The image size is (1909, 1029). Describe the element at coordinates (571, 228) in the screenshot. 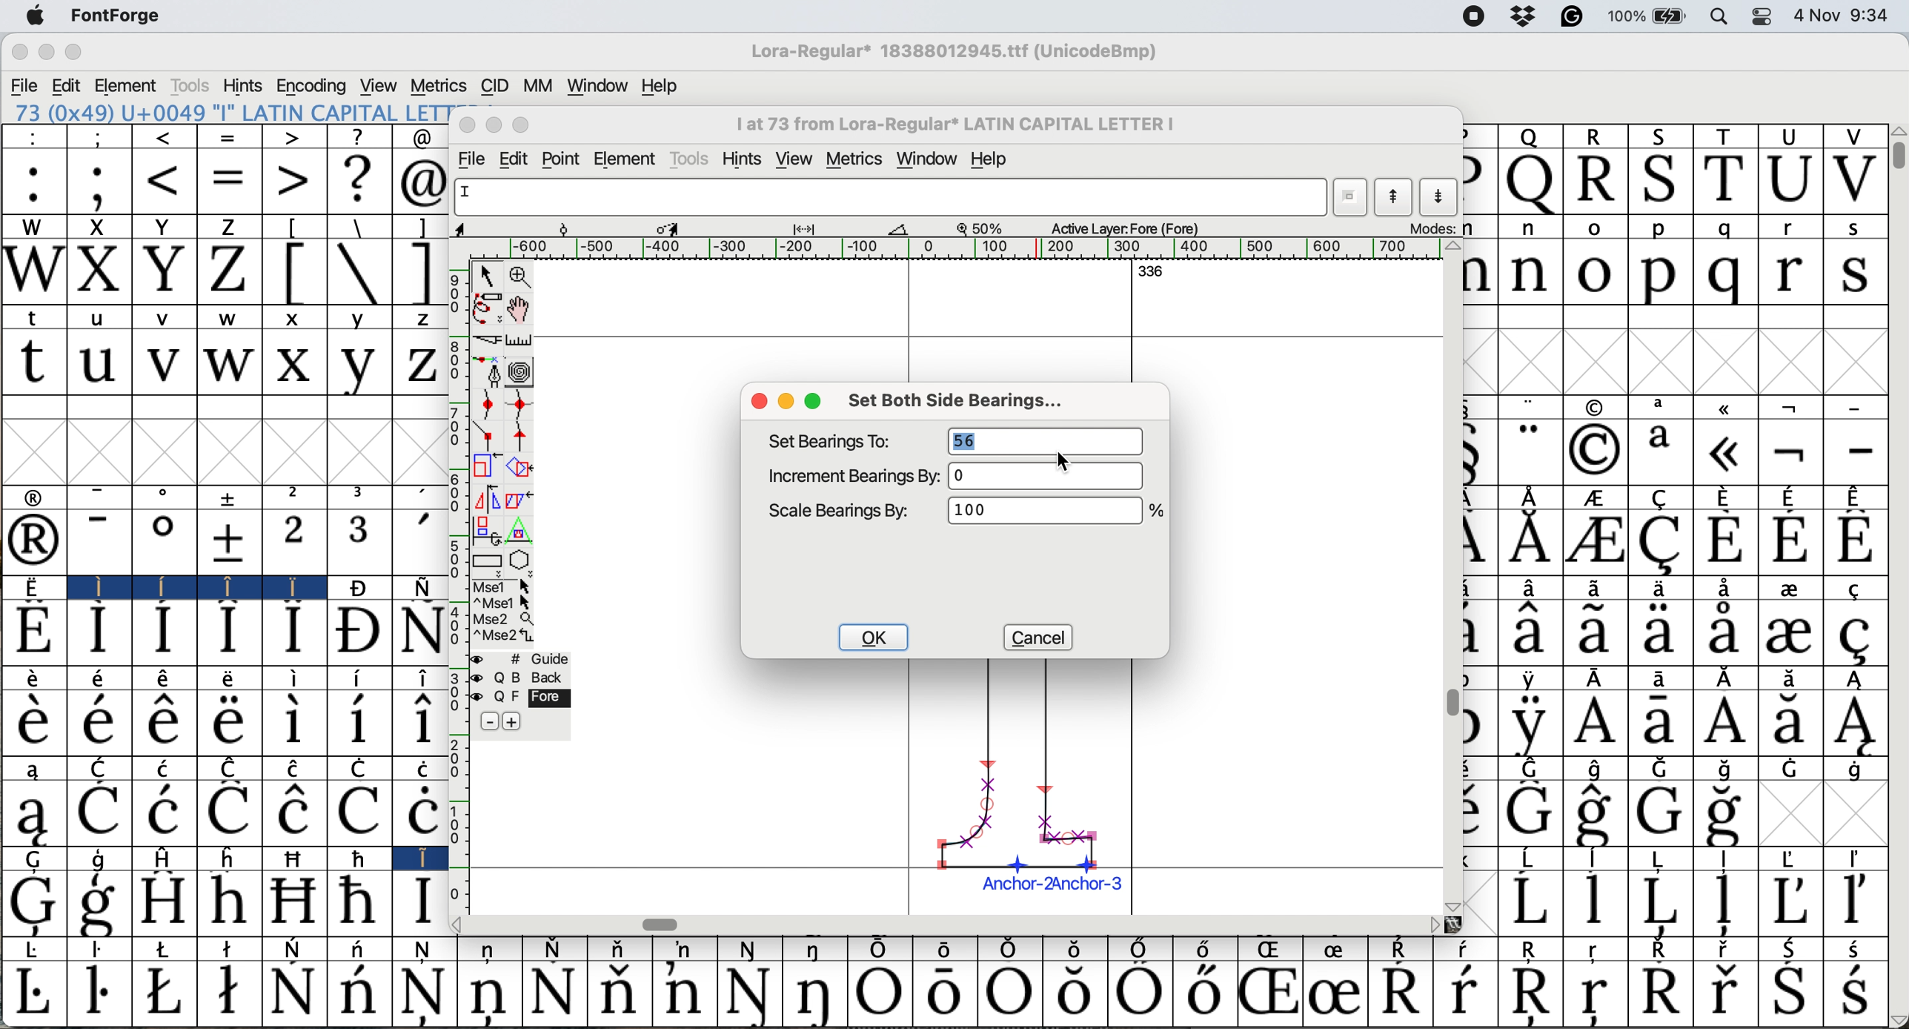

I see `` at that location.